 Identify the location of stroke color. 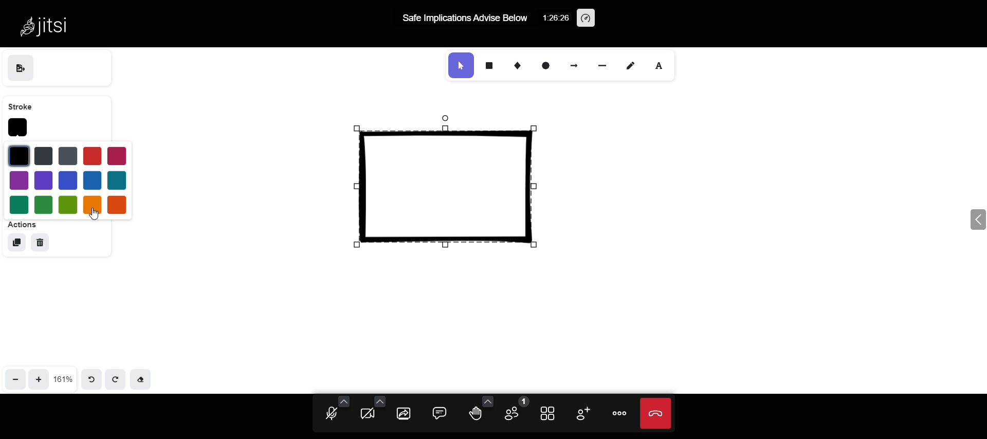
(20, 125).